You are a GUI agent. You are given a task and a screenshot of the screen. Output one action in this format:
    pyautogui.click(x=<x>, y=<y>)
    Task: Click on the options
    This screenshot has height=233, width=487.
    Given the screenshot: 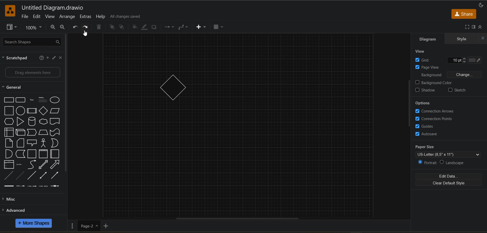 What is the action you would take?
    pyautogui.click(x=423, y=103)
    